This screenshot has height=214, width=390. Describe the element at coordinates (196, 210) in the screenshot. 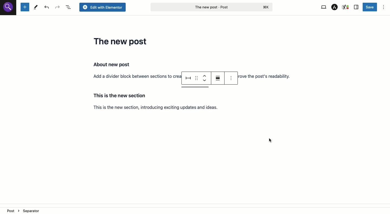

I see `Location` at that location.